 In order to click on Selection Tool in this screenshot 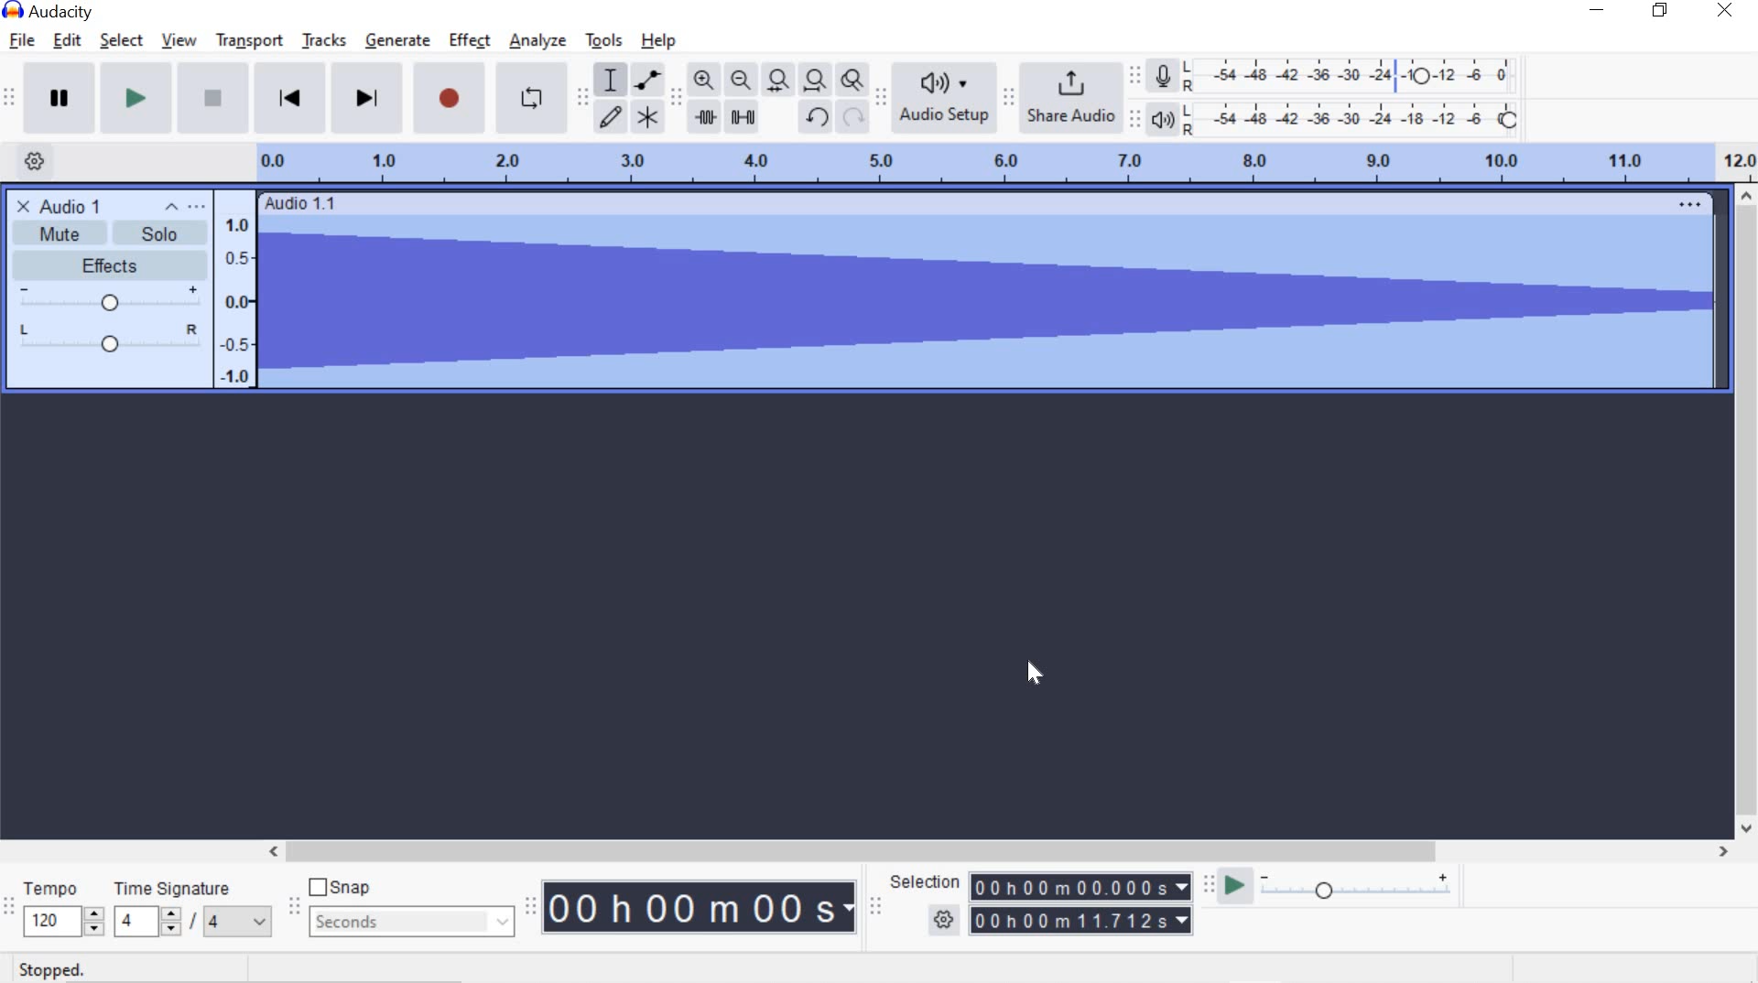, I will do `click(609, 80)`.